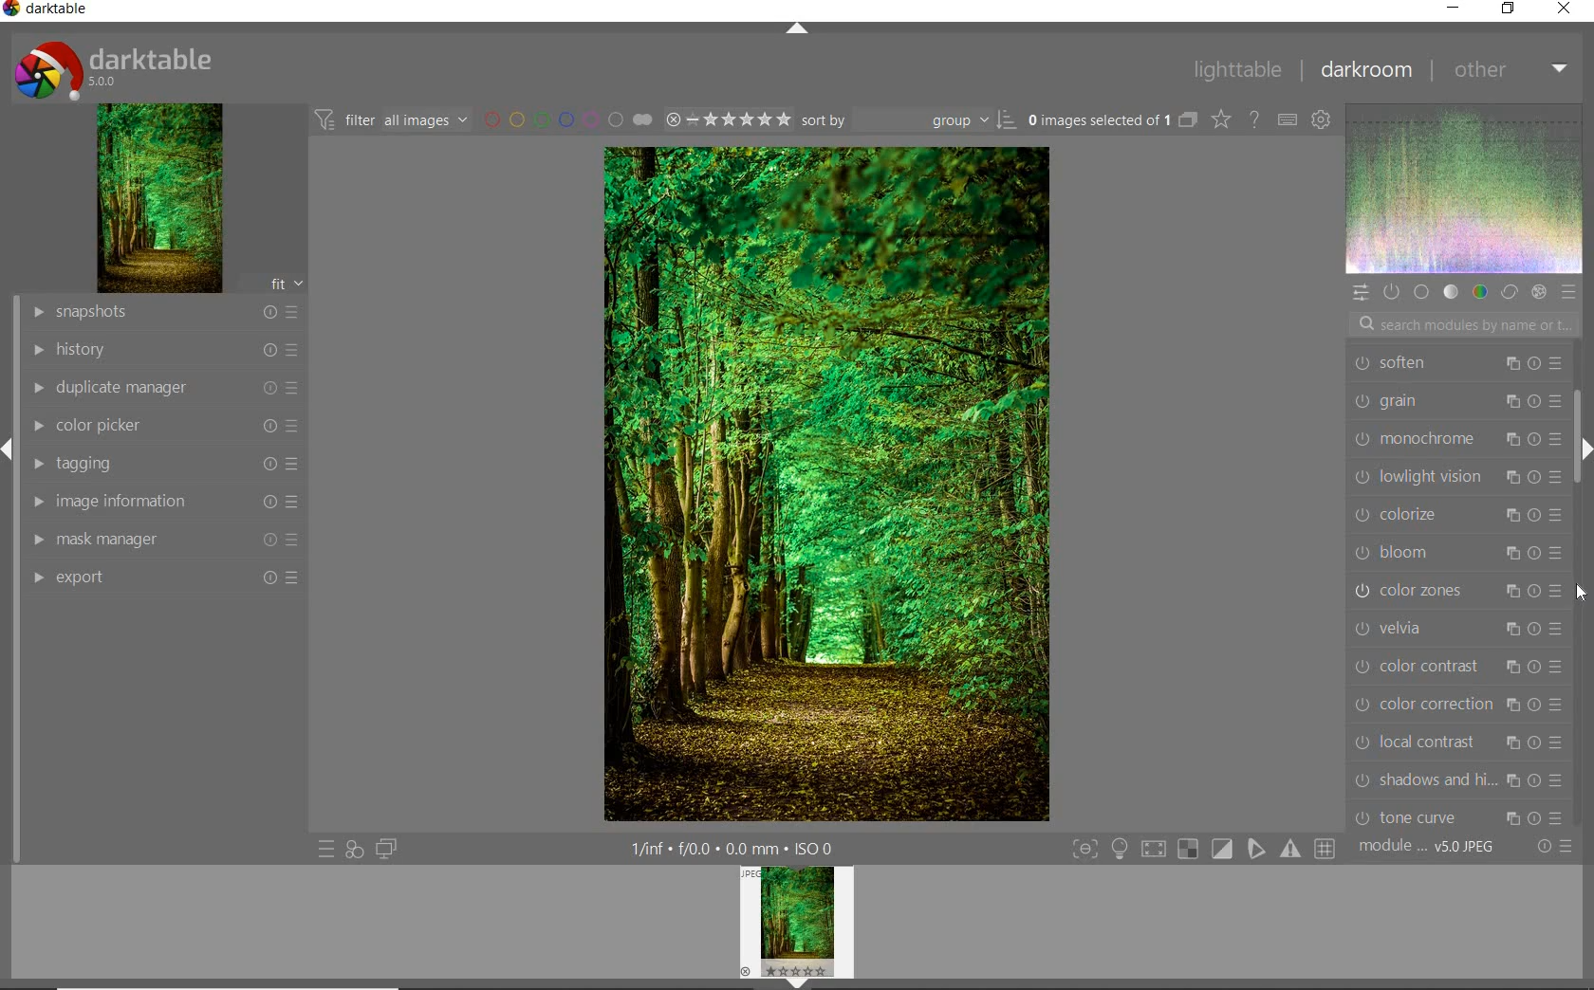 The image size is (1594, 990). Describe the element at coordinates (115, 67) in the screenshot. I see `SYSTEM LOGO & NAME` at that location.